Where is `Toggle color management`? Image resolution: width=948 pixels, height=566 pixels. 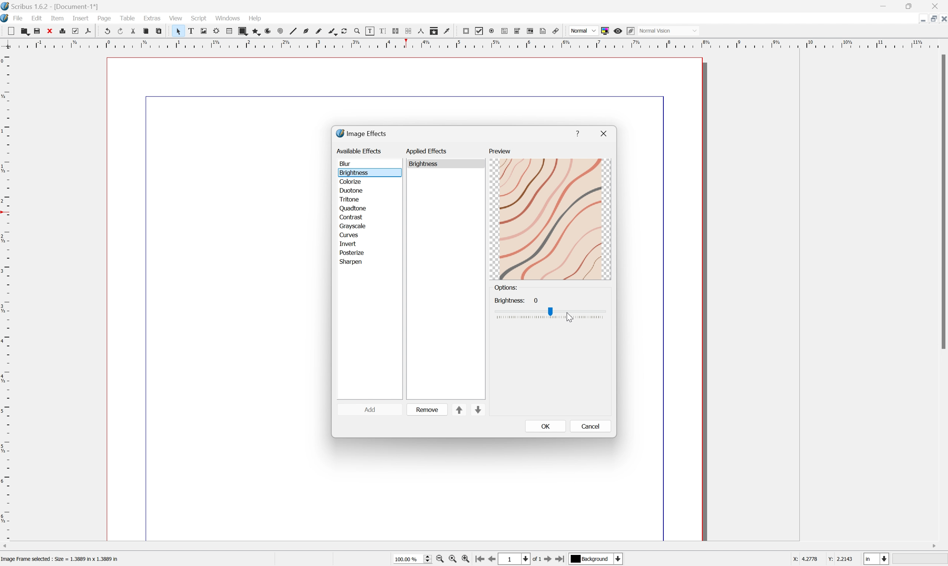
Toggle color management is located at coordinates (605, 30).